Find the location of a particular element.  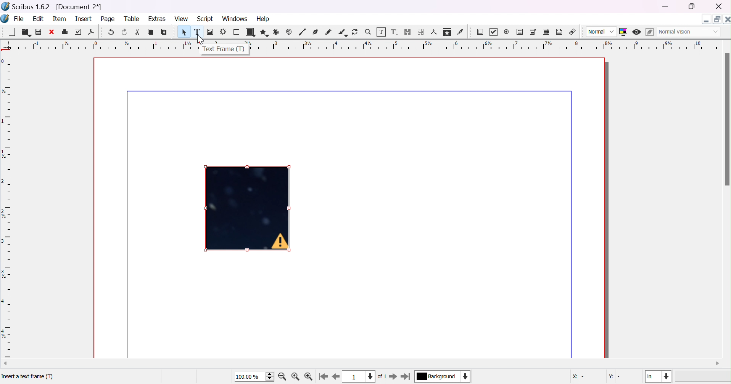

scroll right is located at coordinates (718, 363).